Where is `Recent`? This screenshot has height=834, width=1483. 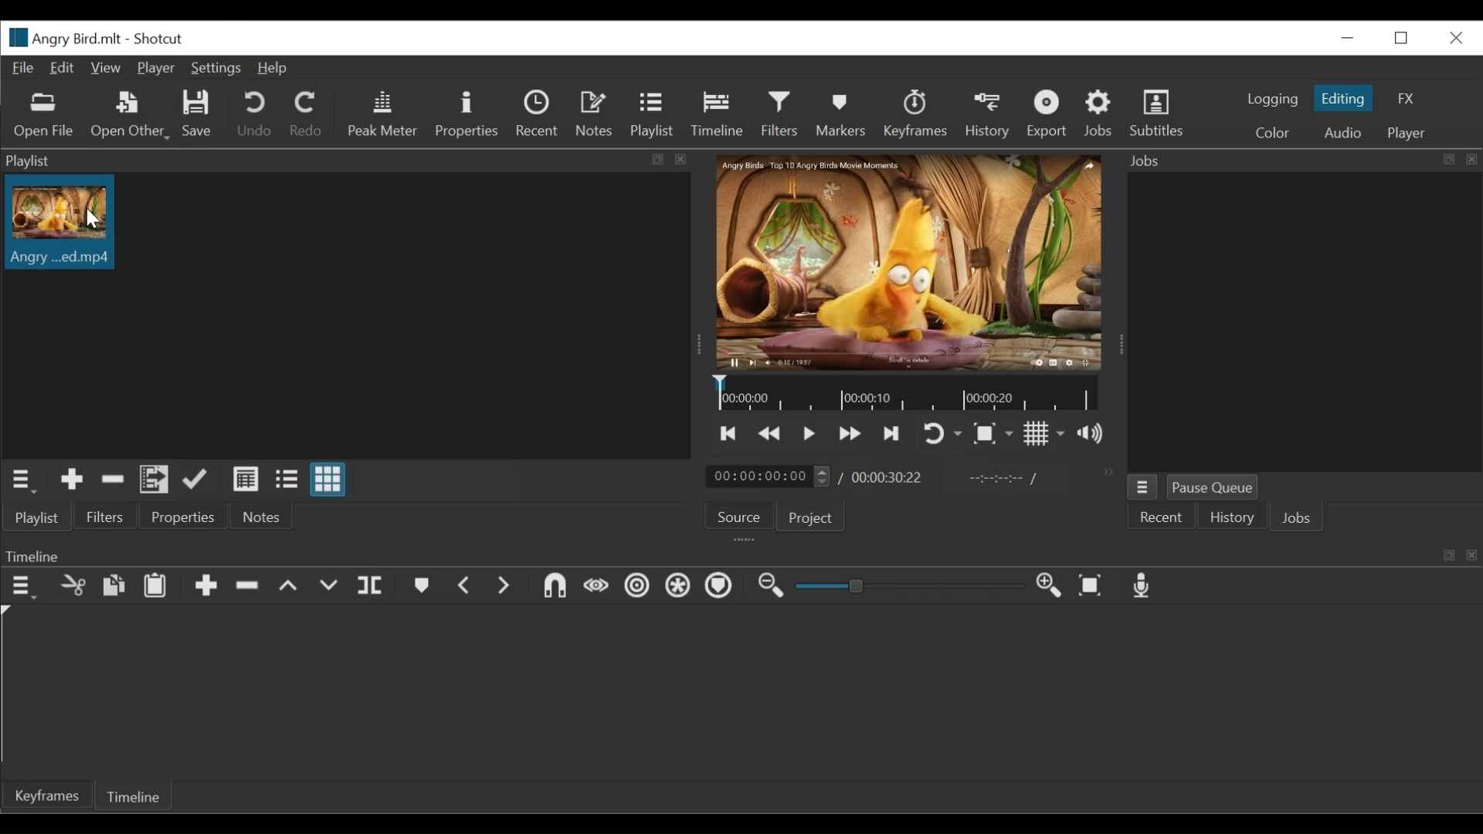
Recent is located at coordinates (1162, 517).